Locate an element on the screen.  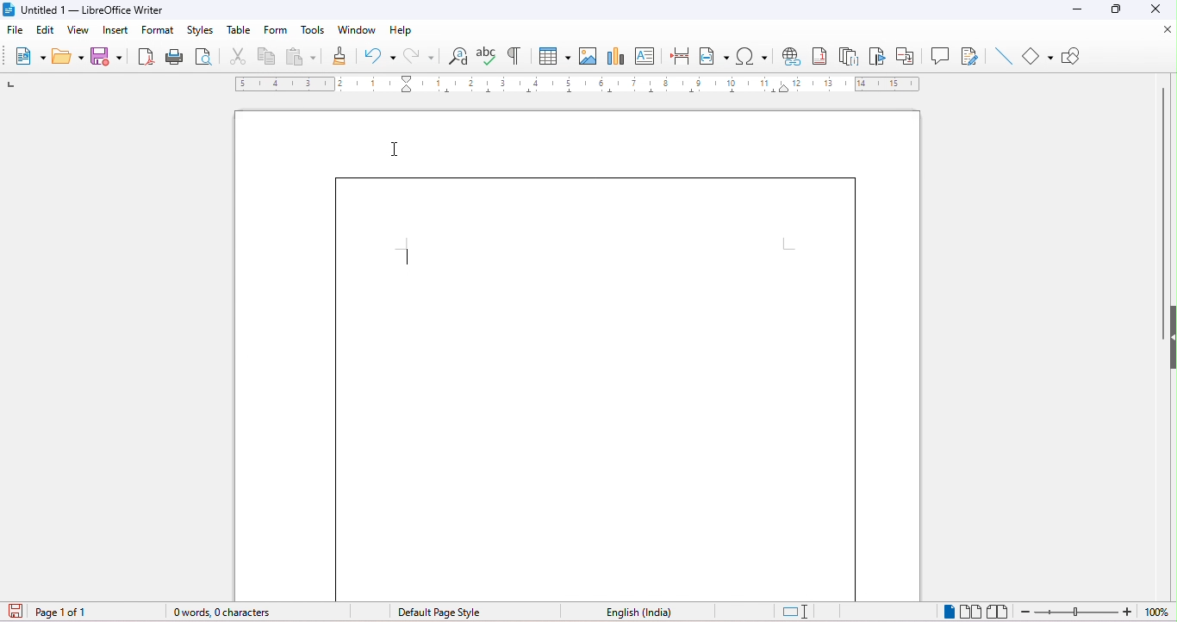
line is located at coordinates (1001, 55).